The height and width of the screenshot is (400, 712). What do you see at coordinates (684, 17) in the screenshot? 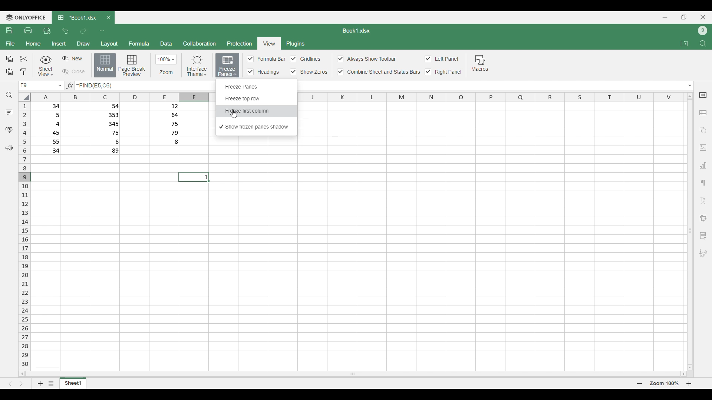
I see `Show in smaller tab` at bounding box center [684, 17].